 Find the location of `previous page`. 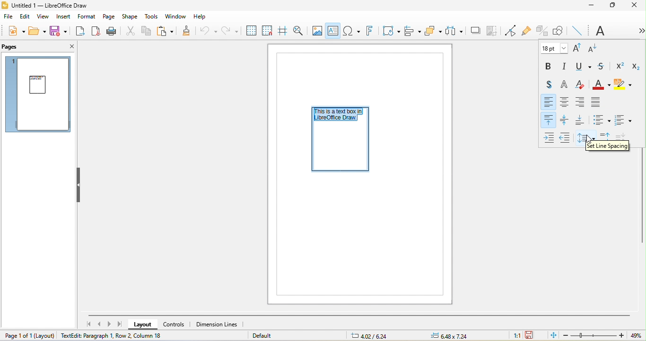

previous page is located at coordinates (99, 324).